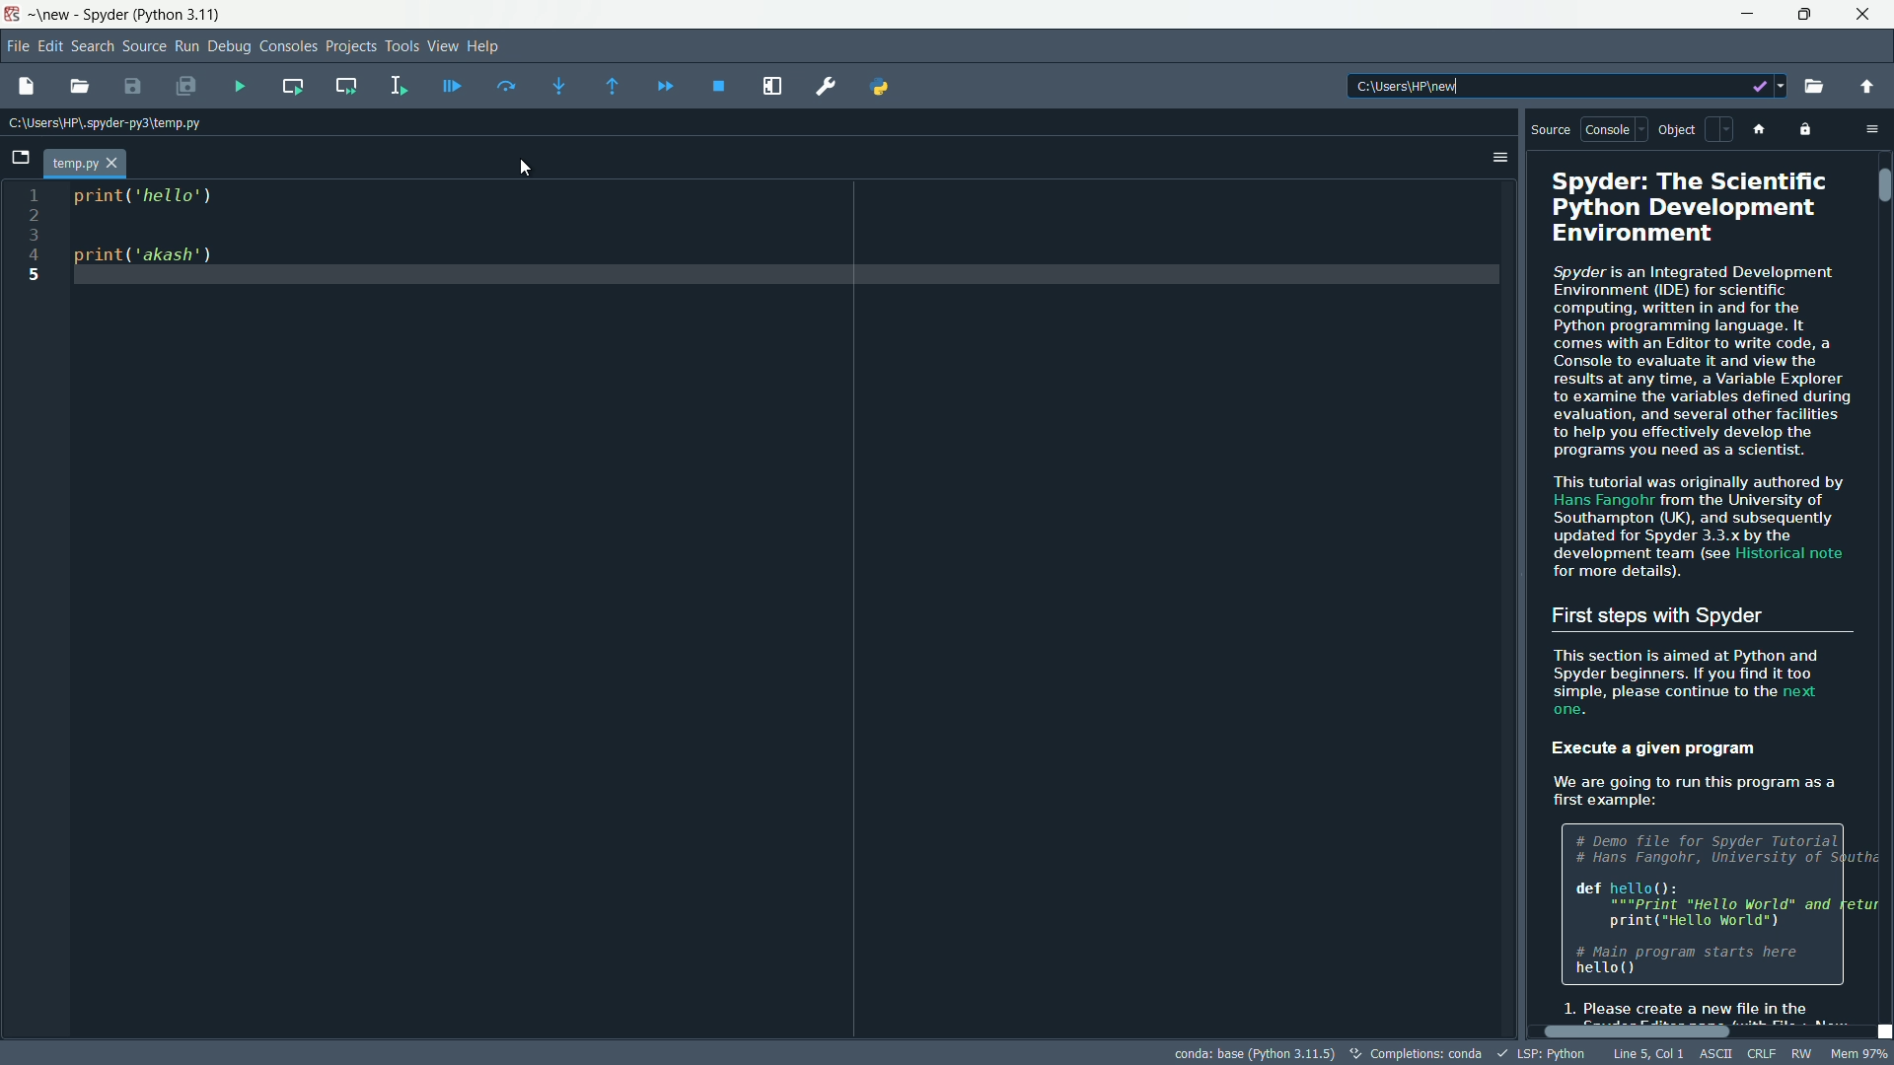  Describe the element at coordinates (1868, 15) in the screenshot. I see `close` at that location.